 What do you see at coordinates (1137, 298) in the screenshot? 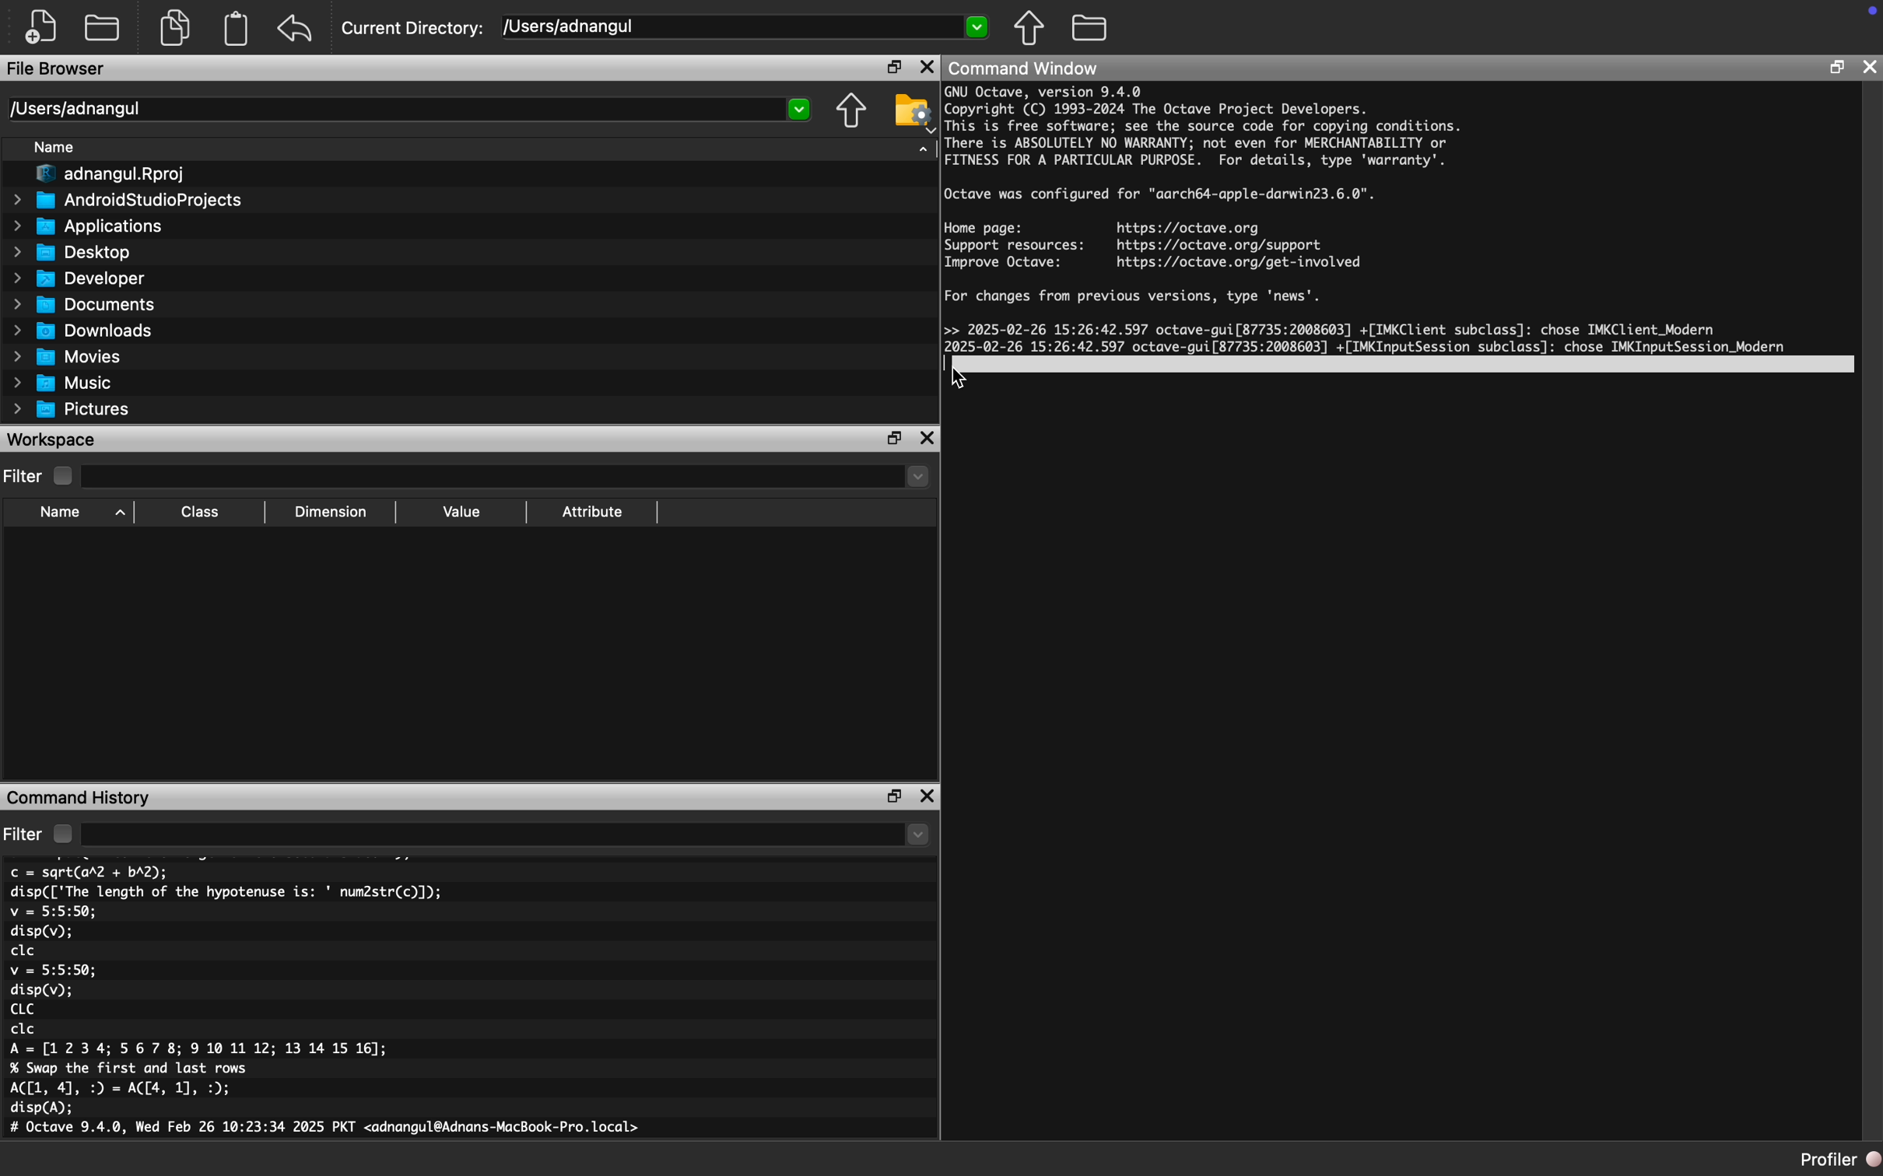
I see `For changes from previous versions, type 'news'.` at bounding box center [1137, 298].